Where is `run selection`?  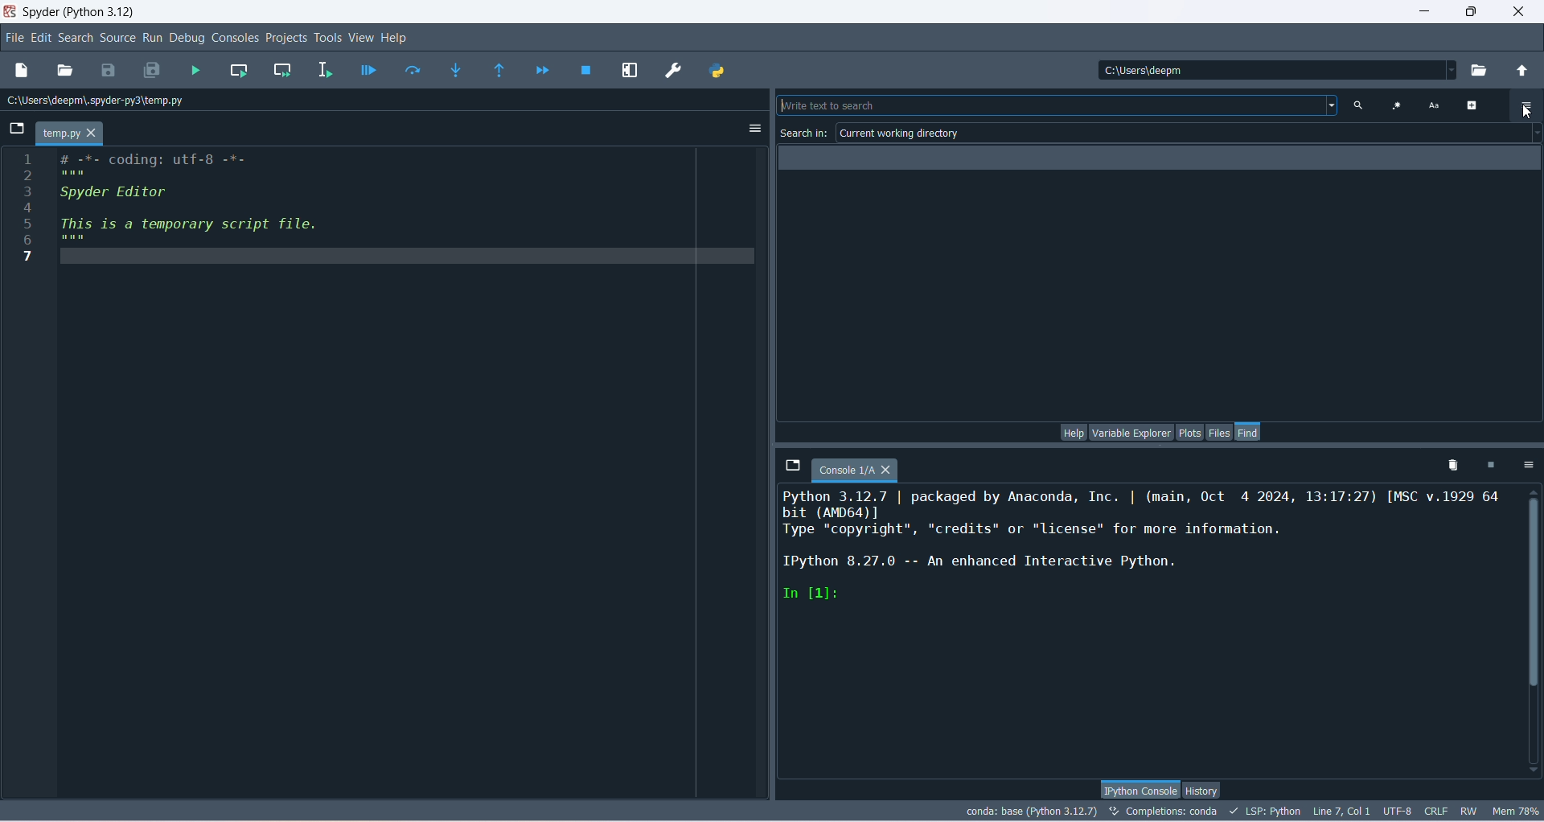 run selection is located at coordinates (326, 69).